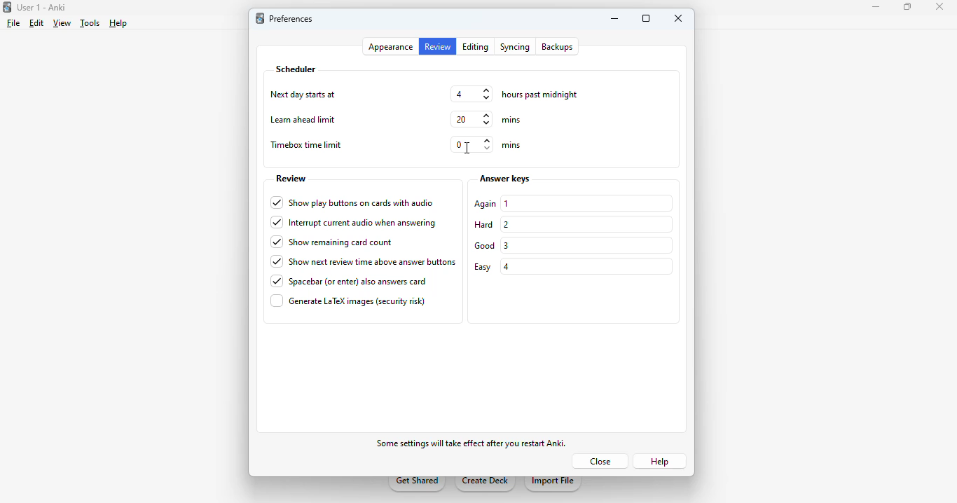  Describe the element at coordinates (118, 23) in the screenshot. I see `help` at that location.